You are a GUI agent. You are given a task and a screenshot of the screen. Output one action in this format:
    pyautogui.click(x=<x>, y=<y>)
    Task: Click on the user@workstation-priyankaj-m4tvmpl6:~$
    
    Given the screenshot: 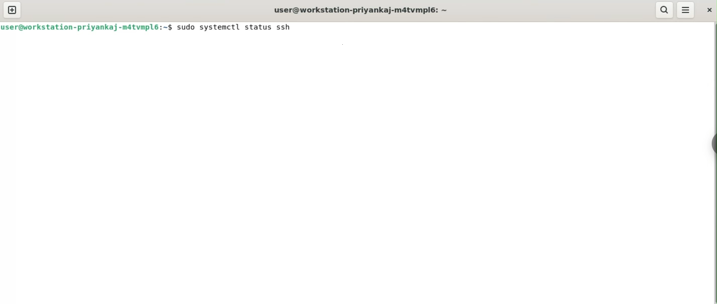 What is the action you would take?
    pyautogui.click(x=87, y=27)
    